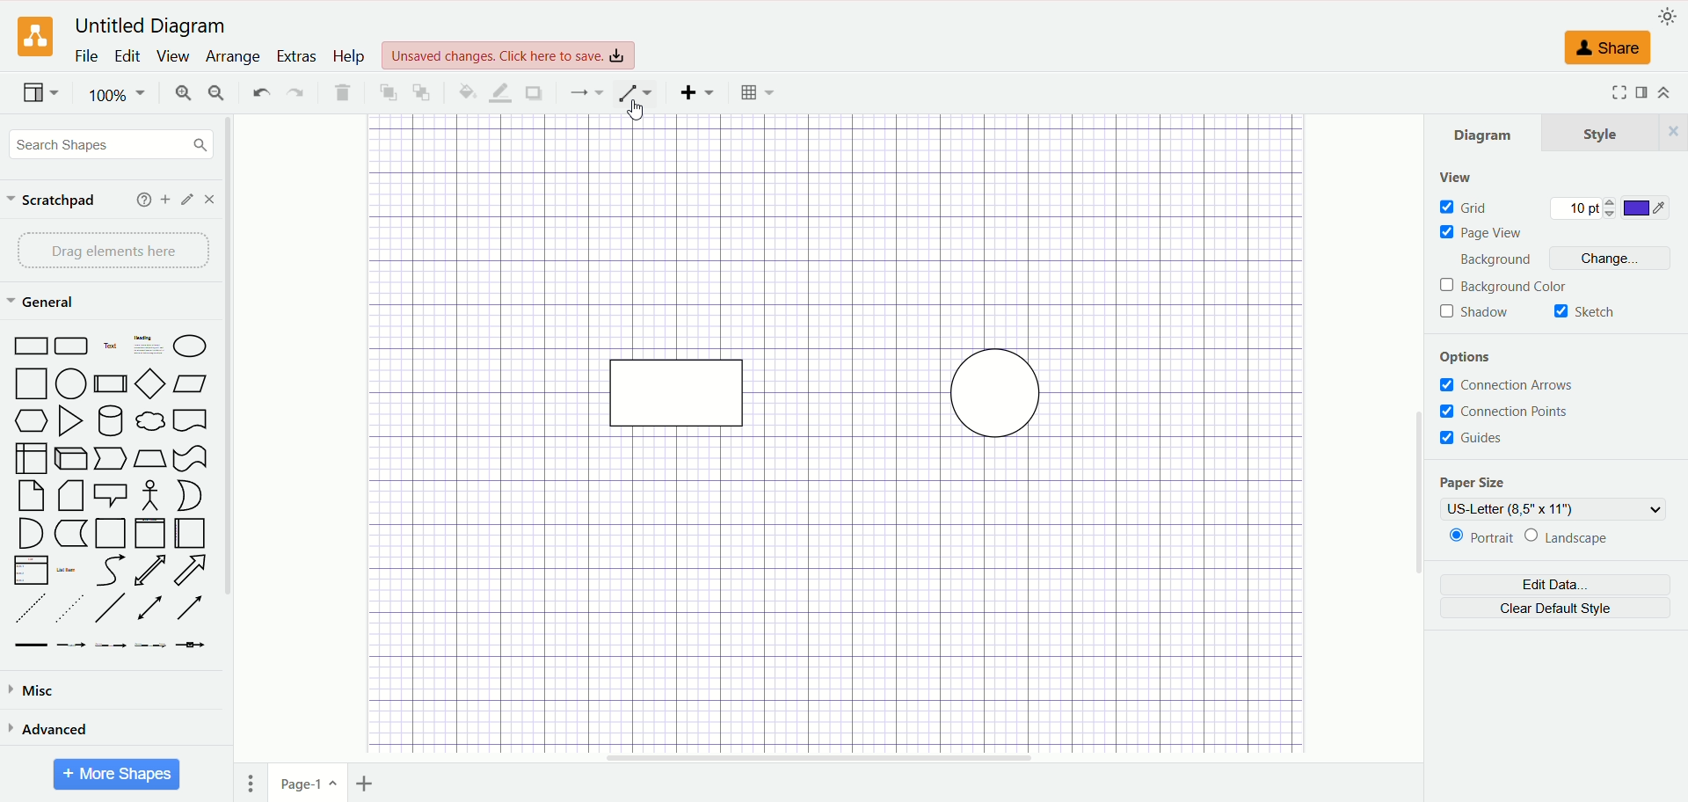 This screenshot has width=1688, height=802. What do you see at coordinates (830, 436) in the screenshot?
I see `canvas with shapes` at bounding box center [830, 436].